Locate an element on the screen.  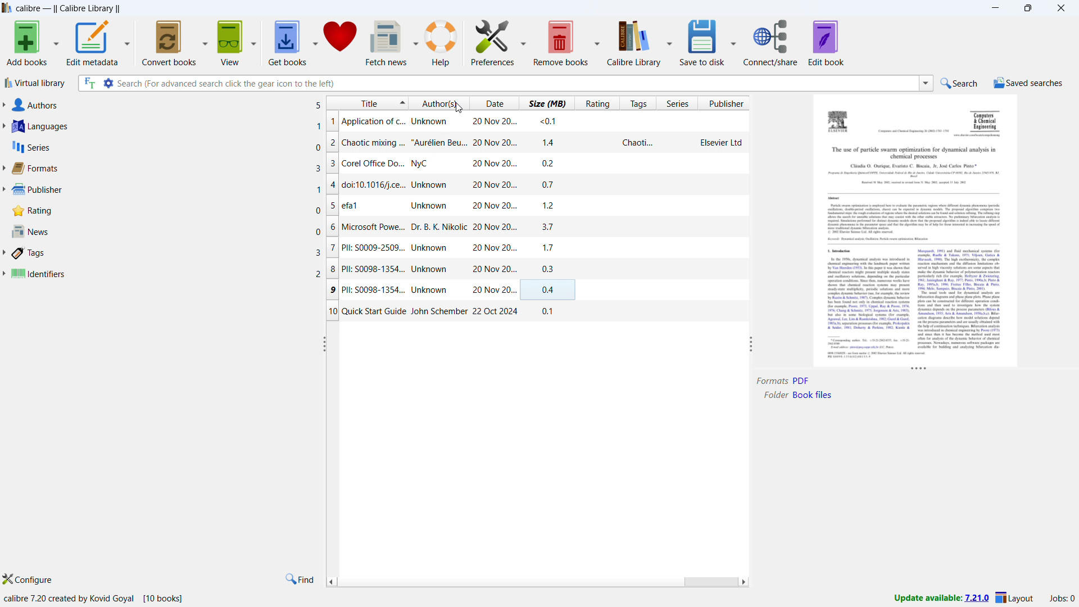
sort by tags is located at coordinates (637, 103).